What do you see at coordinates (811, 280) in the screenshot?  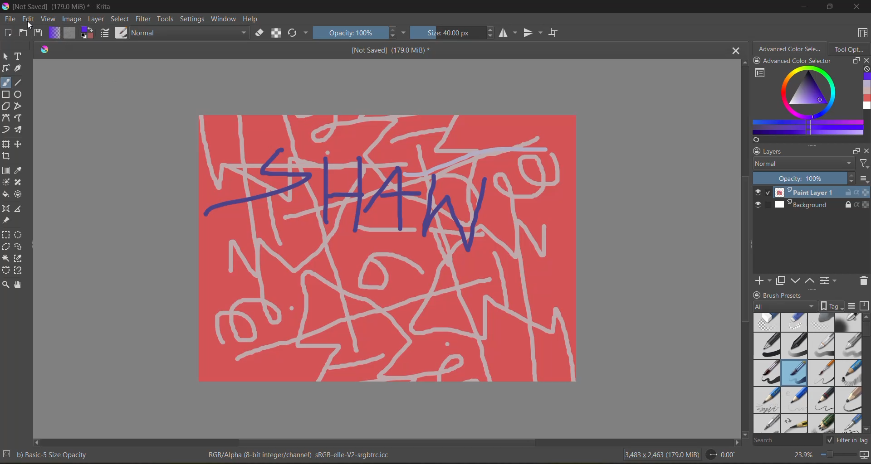 I see `mask up` at bounding box center [811, 280].